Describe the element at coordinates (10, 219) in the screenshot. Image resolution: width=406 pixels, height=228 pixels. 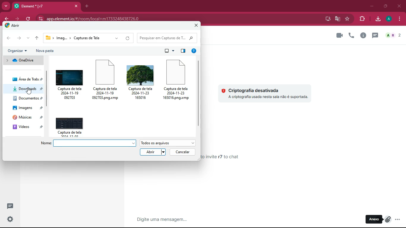
I see `settings` at that location.